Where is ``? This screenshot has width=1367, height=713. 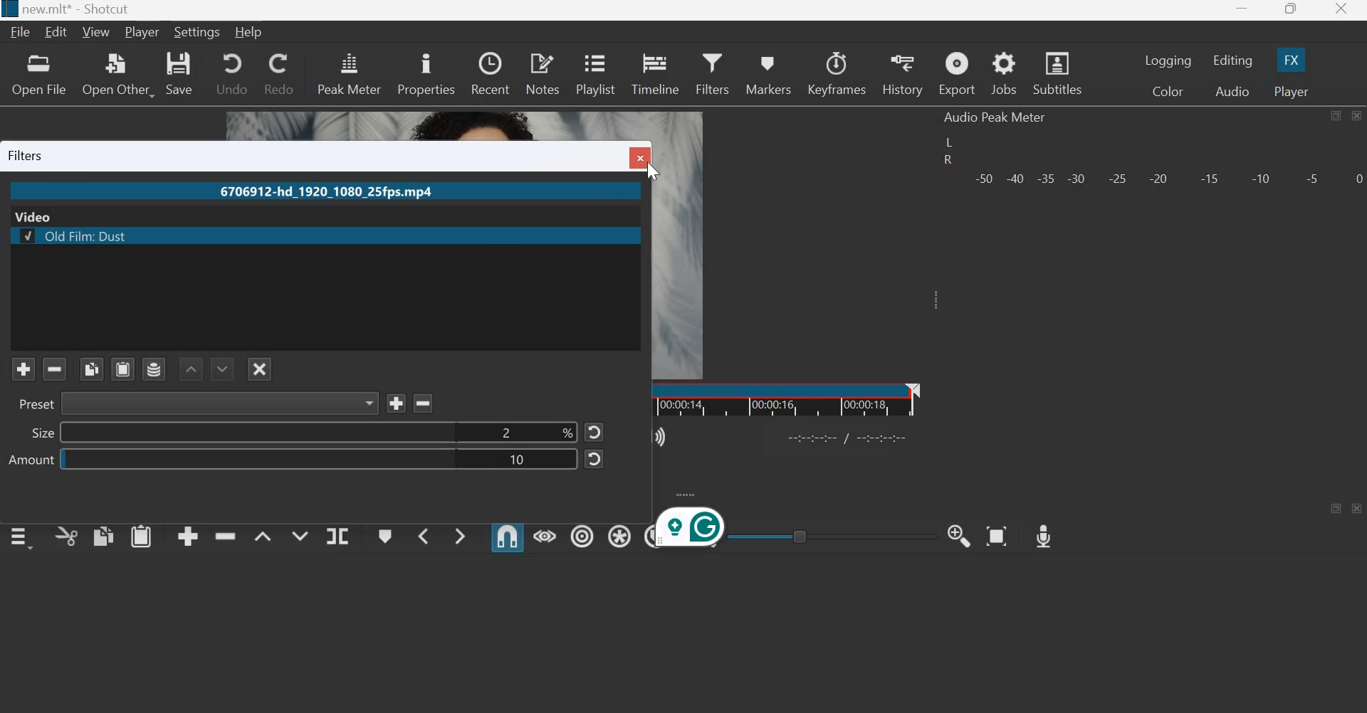
 is located at coordinates (221, 403).